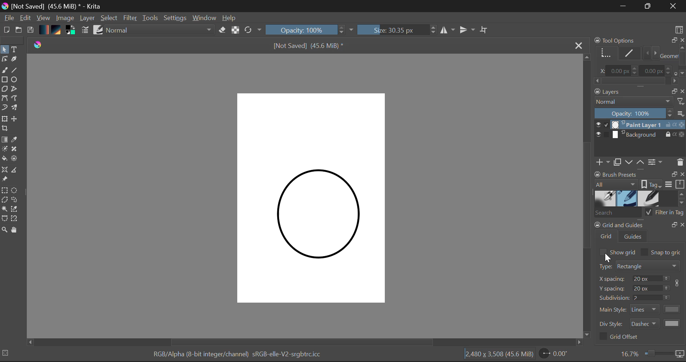  What do you see at coordinates (639, 163) in the screenshot?
I see `Layers Quickbuttons` at bounding box center [639, 163].